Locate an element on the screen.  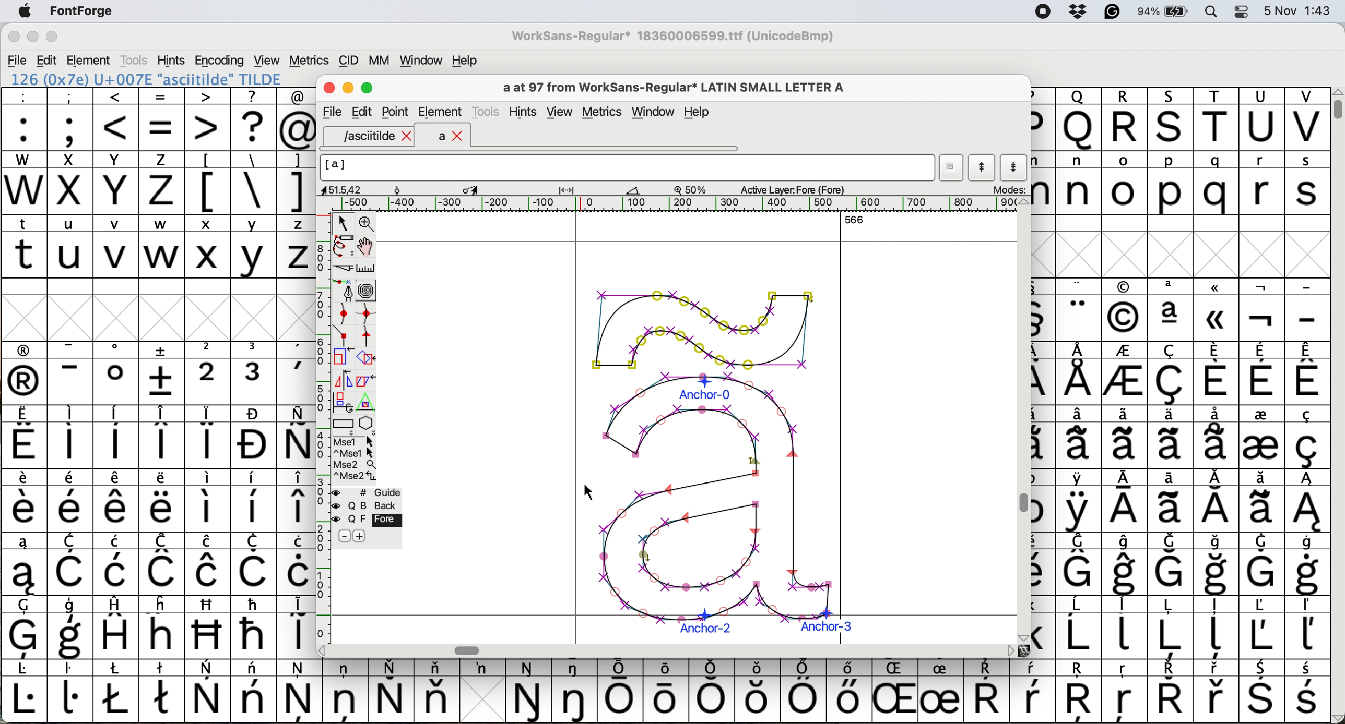
symbol is located at coordinates (482, 668).